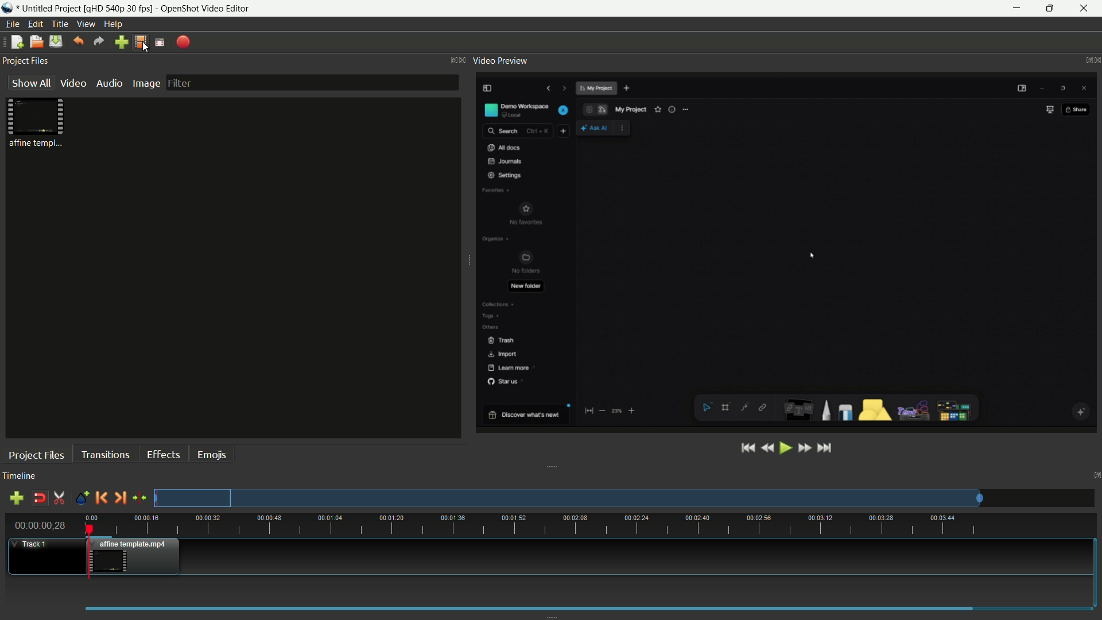  I want to click on export, so click(182, 43).